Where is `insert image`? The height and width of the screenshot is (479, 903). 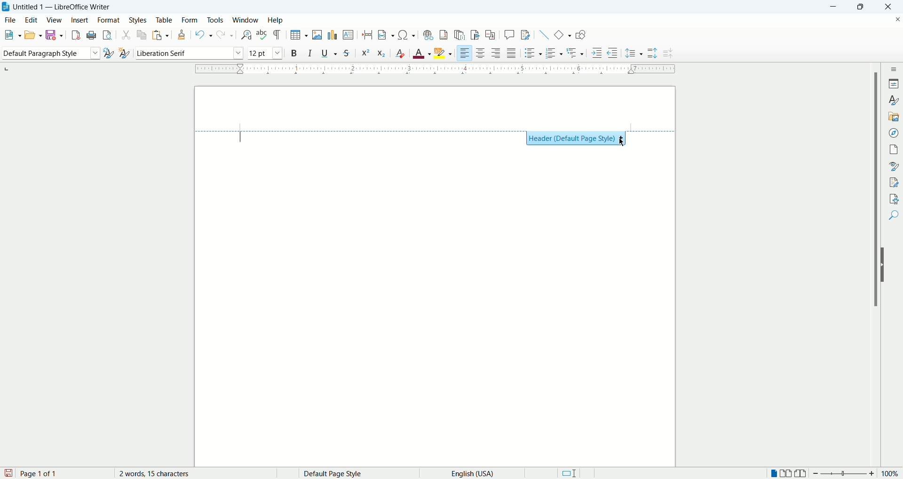 insert image is located at coordinates (317, 34).